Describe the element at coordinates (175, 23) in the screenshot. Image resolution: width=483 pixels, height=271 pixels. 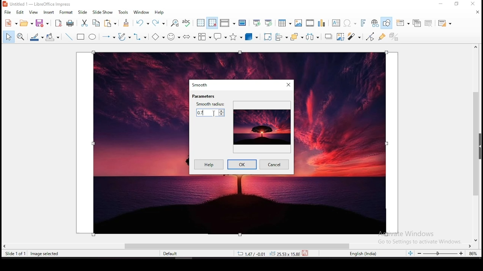
I see `find and replace` at that location.